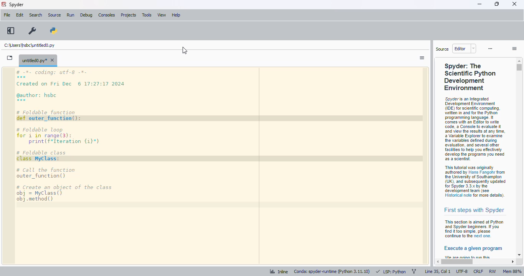  What do you see at coordinates (279, 271) in the screenshot?
I see `inline` at bounding box center [279, 271].